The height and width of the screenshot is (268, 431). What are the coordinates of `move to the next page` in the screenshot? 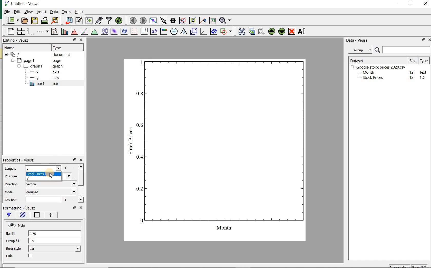 It's located at (143, 21).